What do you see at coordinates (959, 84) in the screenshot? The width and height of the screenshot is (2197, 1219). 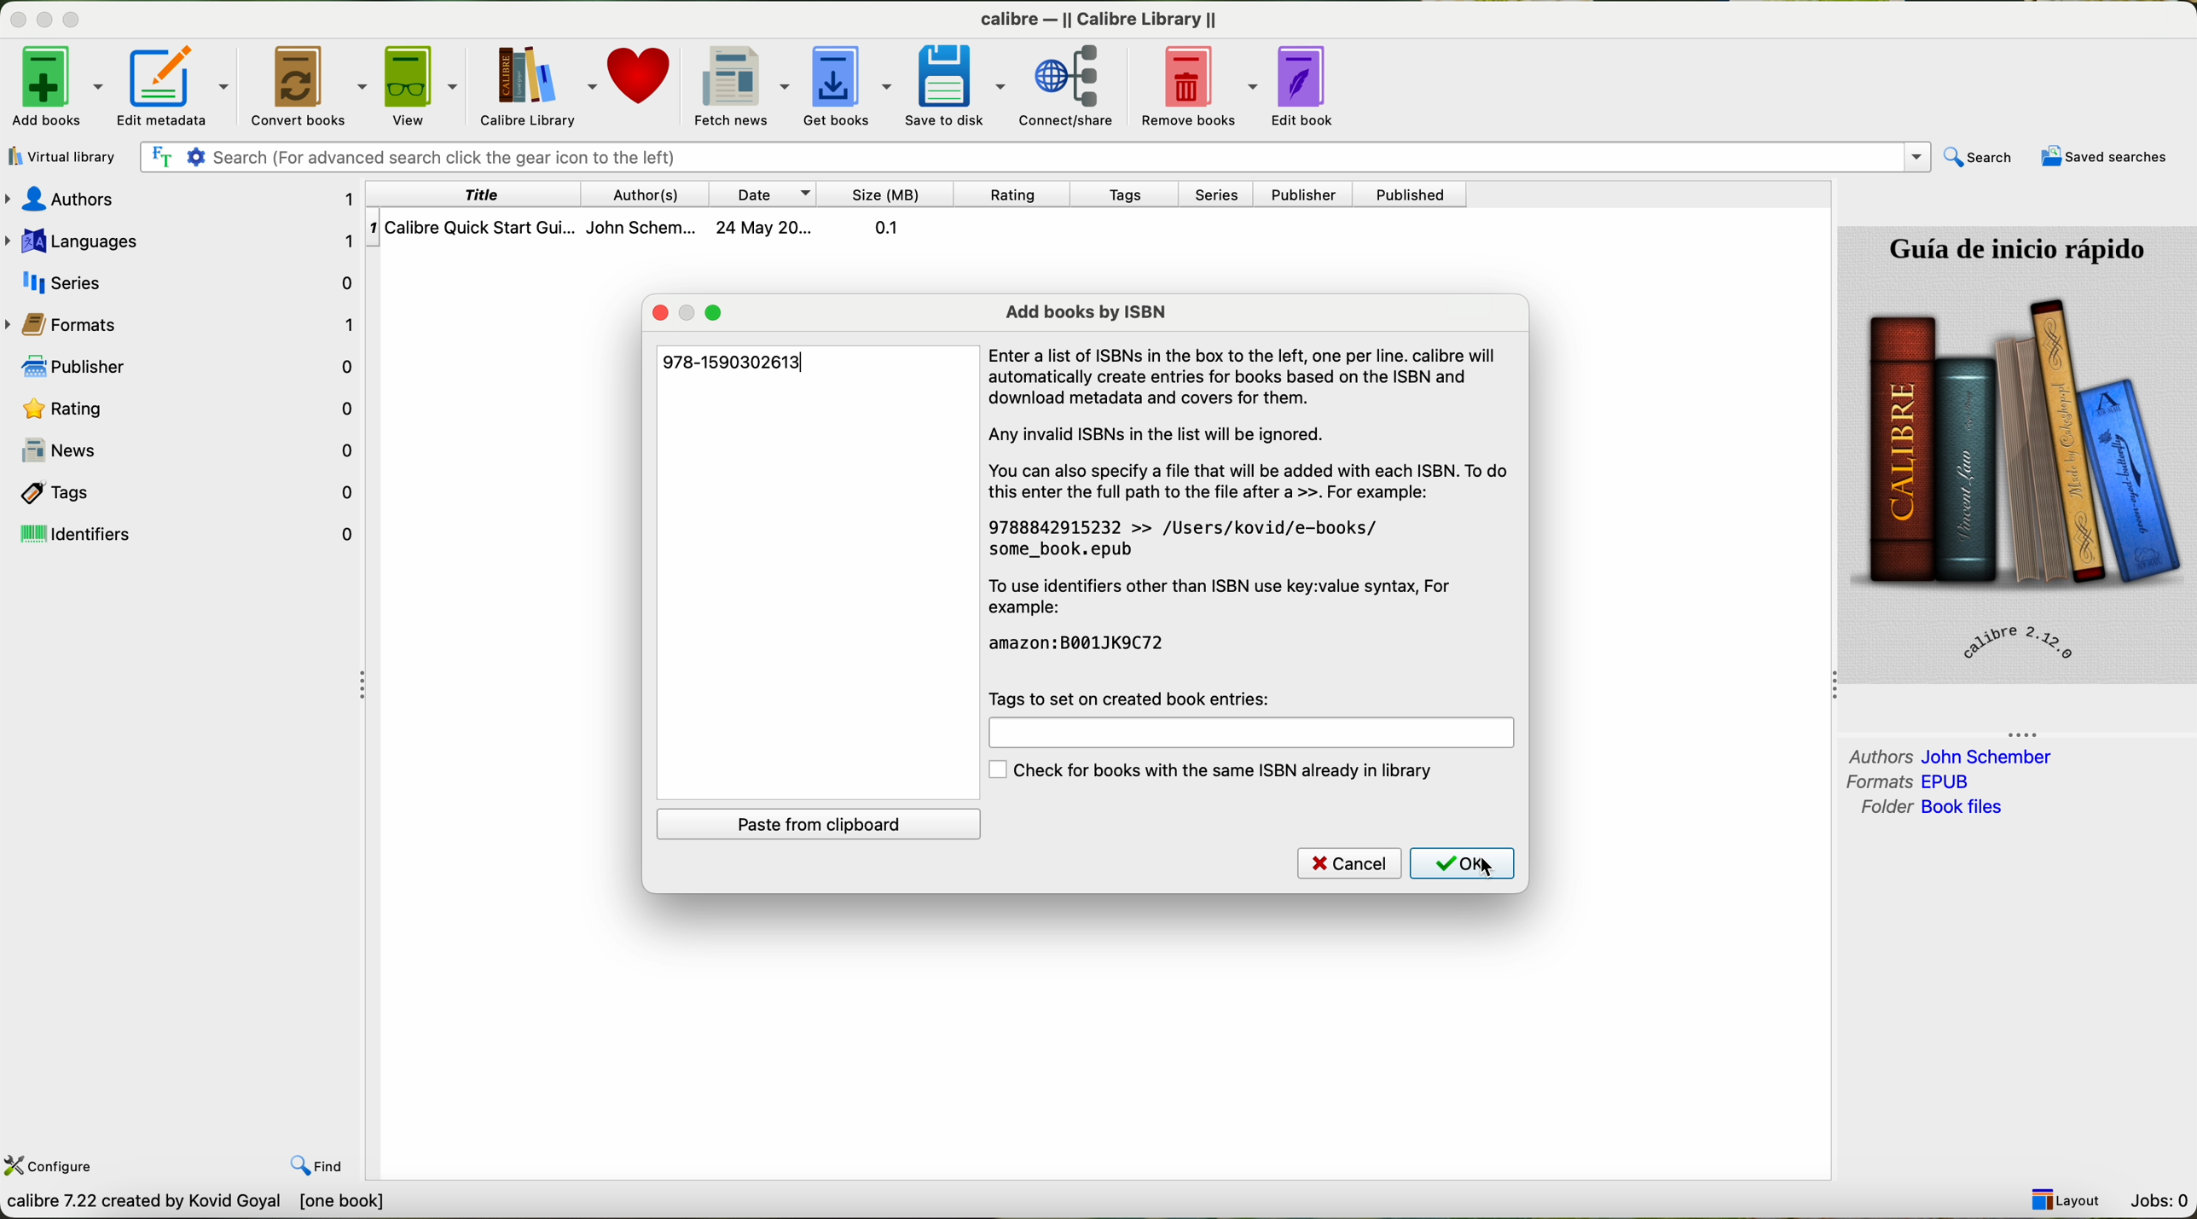 I see `save to disk` at bounding box center [959, 84].